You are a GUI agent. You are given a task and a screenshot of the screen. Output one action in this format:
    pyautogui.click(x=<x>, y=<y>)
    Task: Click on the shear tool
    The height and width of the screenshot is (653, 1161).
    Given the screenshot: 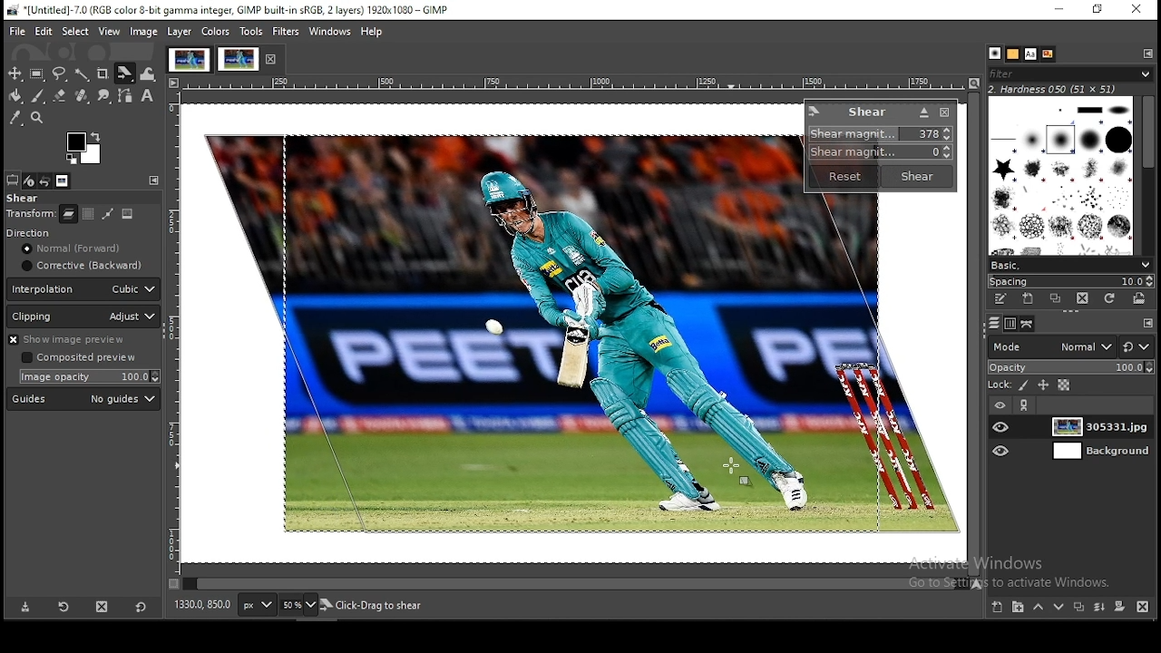 What is the action you would take?
    pyautogui.click(x=125, y=73)
    